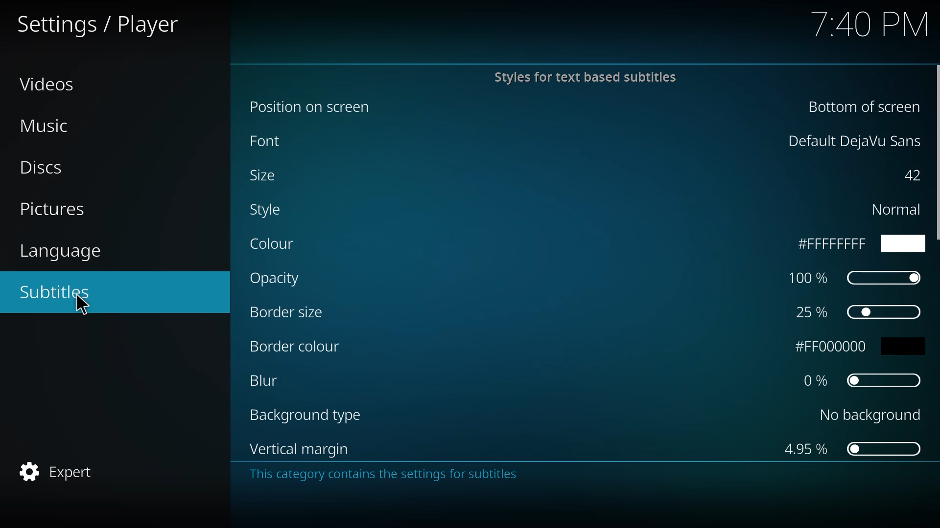 This screenshot has height=528, width=940. I want to click on discs, so click(43, 169).